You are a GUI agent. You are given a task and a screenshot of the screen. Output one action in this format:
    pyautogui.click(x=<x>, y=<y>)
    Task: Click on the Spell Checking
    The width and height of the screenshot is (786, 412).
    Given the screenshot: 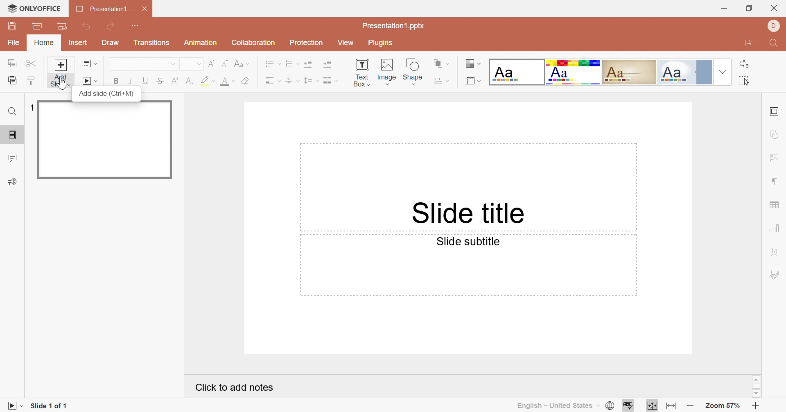 What is the action you would take?
    pyautogui.click(x=630, y=406)
    